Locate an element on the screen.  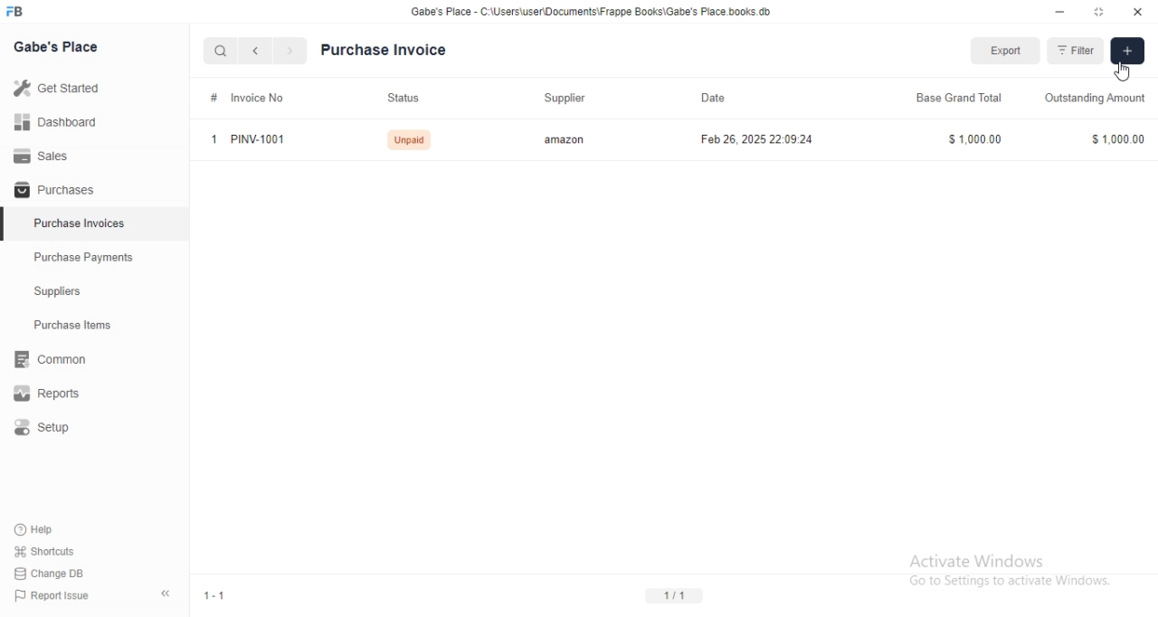
Change DB is located at coordinates (49, 574).